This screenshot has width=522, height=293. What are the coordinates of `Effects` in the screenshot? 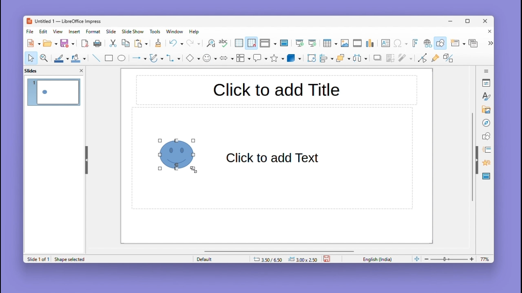 It's located at (485, 164).